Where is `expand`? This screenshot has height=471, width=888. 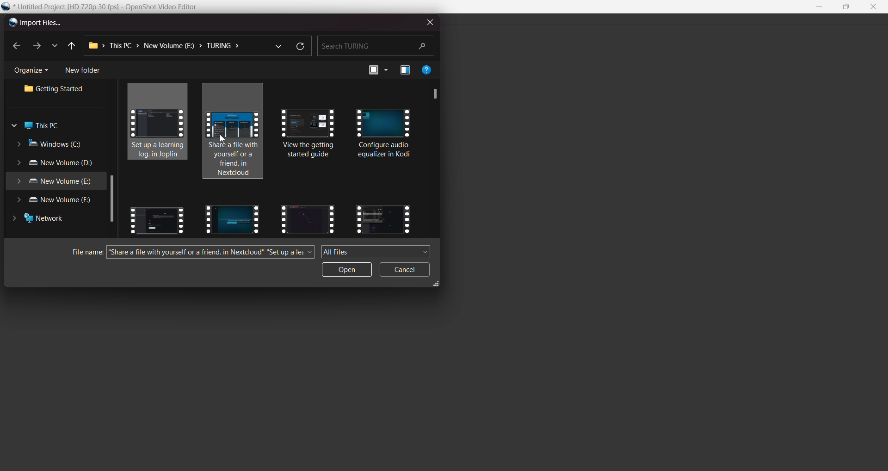
expand is located at coordinates (437, 285).